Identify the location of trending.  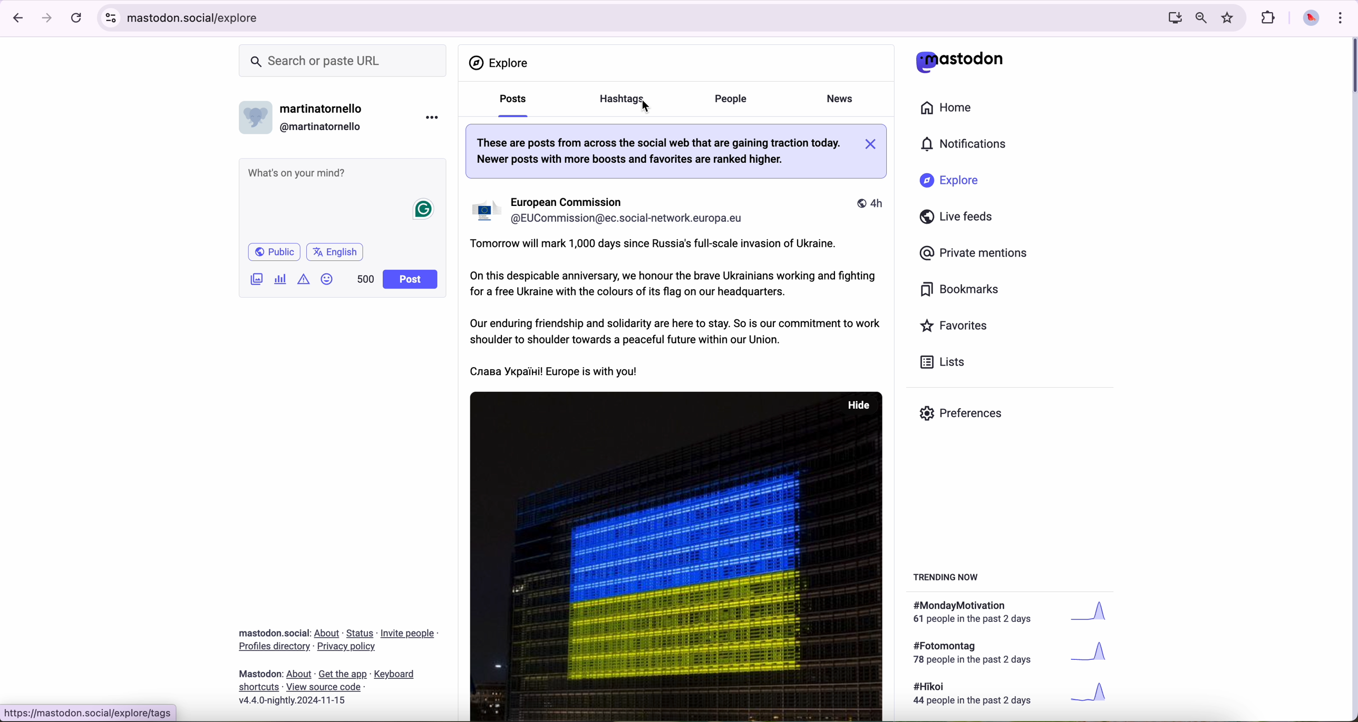
(949, 579).